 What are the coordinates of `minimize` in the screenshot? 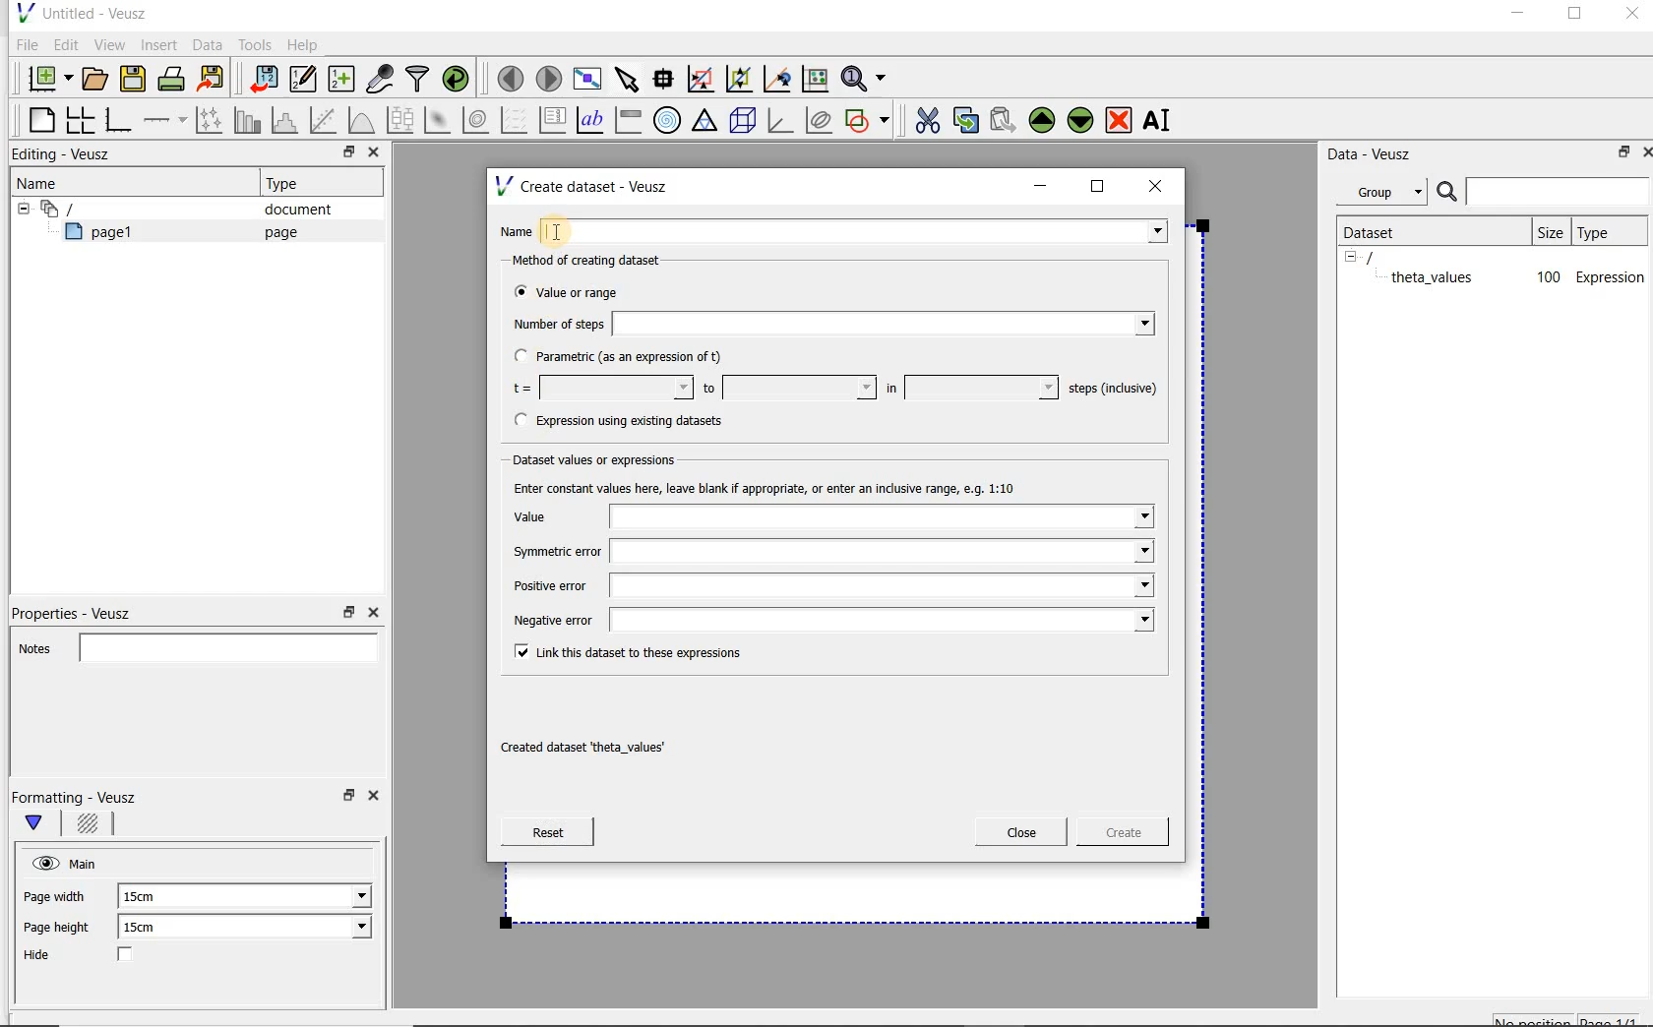 It's located at (1516, 16).